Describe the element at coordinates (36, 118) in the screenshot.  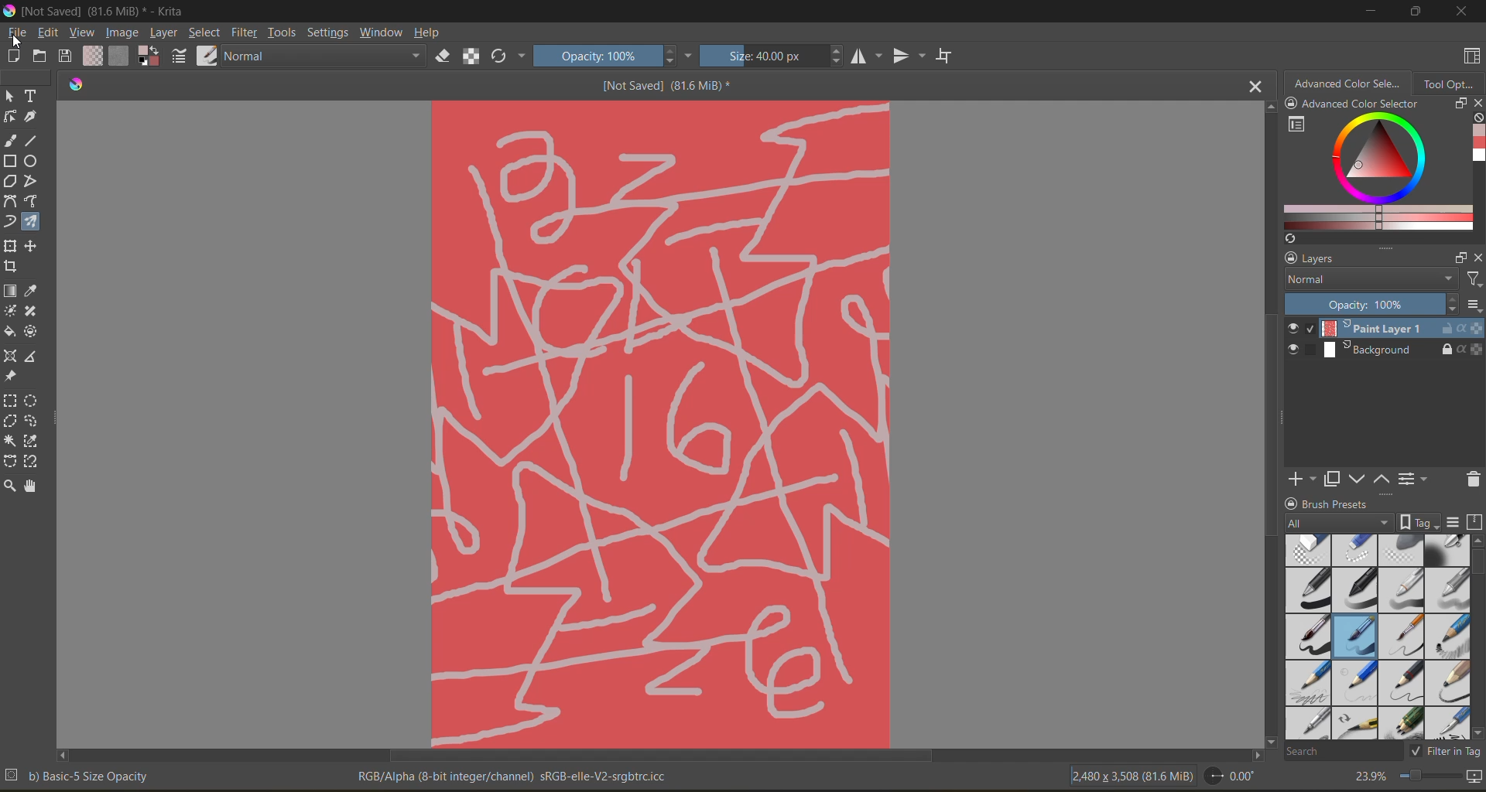
I see `tool` at that location.